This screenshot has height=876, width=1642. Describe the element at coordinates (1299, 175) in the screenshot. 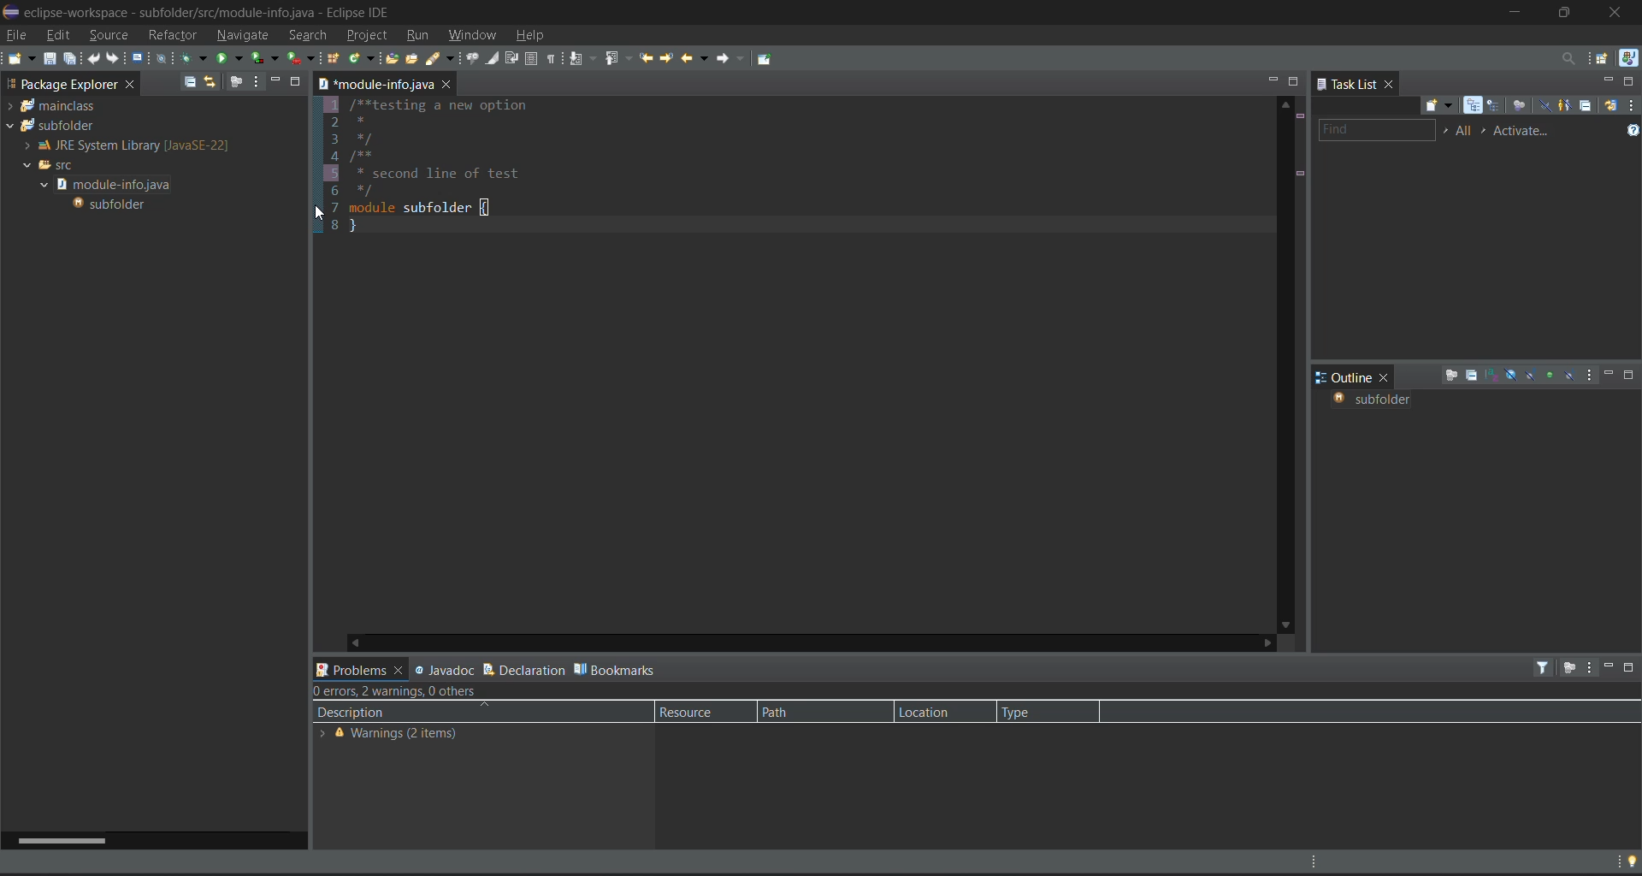

I see `changed lines marks` at that location.